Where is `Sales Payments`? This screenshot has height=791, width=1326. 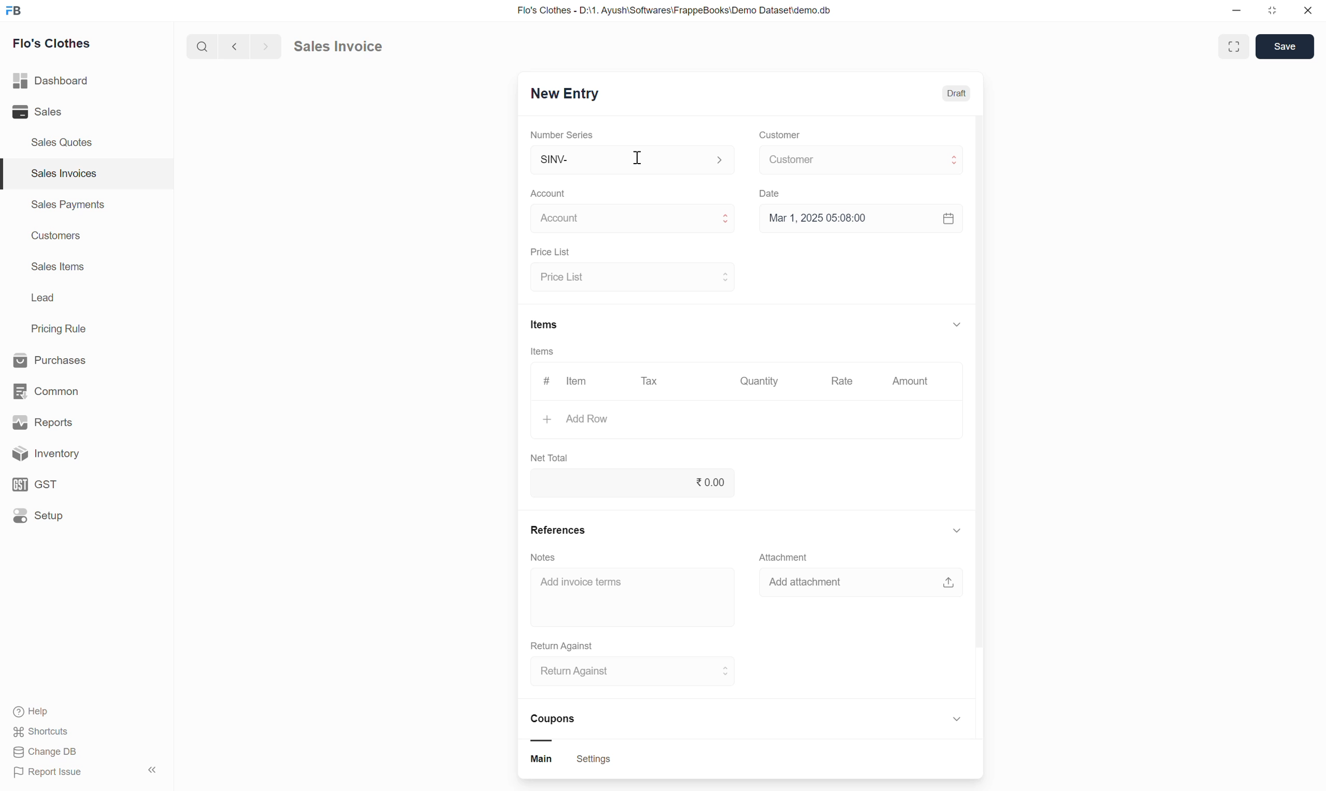 Sales Payments is located at coordinates (67, 206).